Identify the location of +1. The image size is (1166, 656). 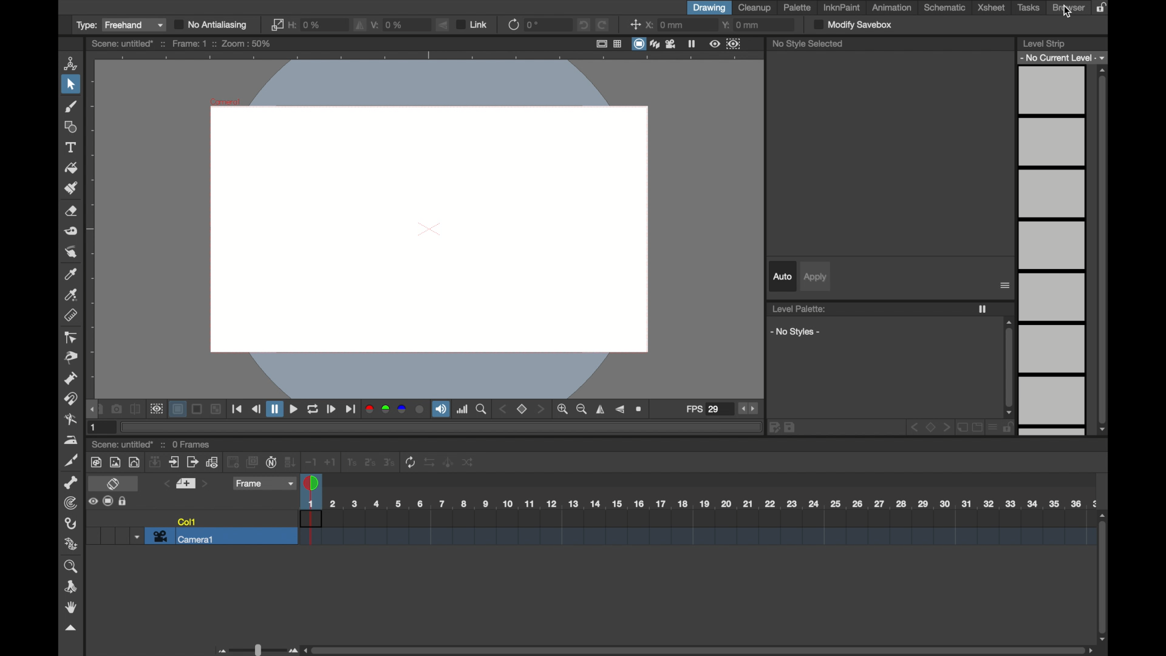
(332, 461).